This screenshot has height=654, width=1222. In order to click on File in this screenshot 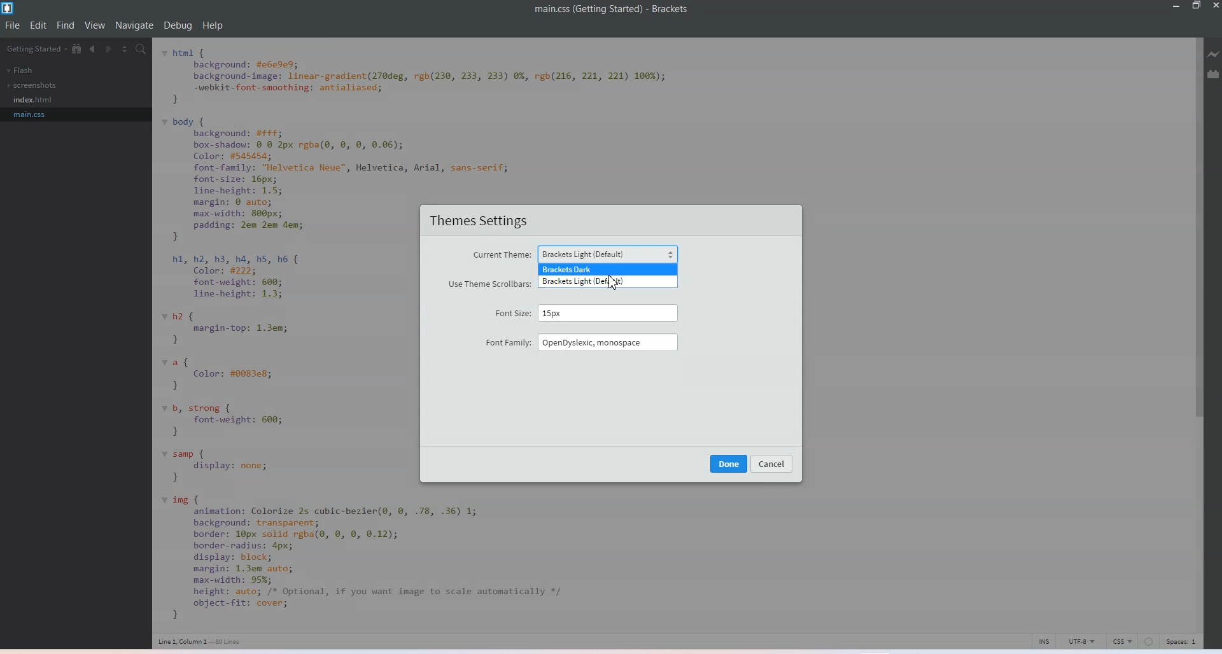, I will do `click(13, 26)`.